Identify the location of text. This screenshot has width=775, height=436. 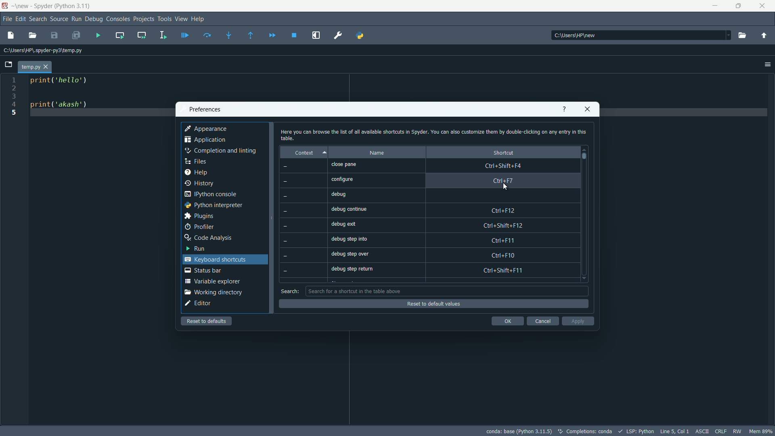
(589, 432).